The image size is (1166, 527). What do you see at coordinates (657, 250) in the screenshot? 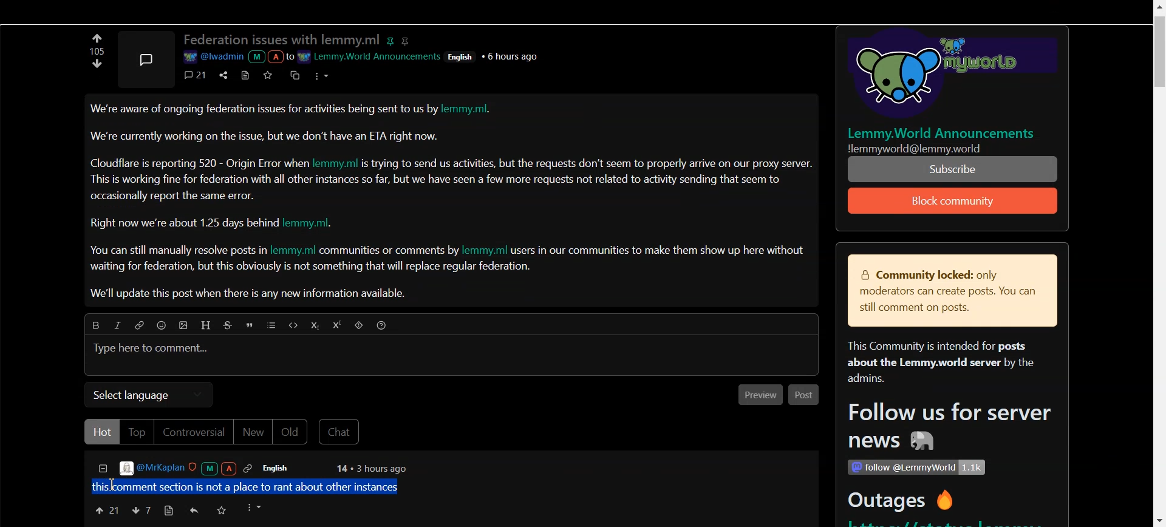
I see `| users in our communities to make them show up here withou` at bounding box center [657, 250].